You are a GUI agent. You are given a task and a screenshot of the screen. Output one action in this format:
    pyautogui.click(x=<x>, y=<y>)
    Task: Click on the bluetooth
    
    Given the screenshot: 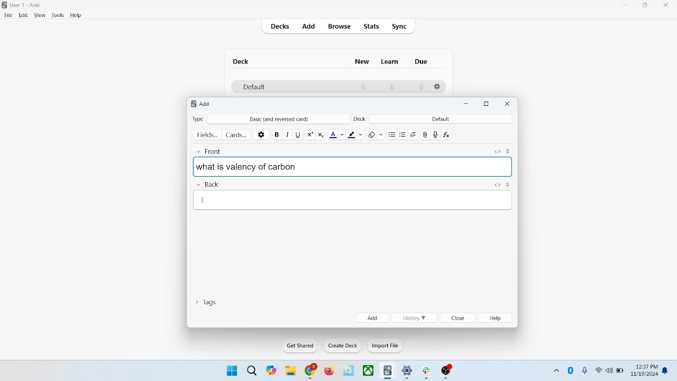 What is the action you would take?
    pyautogui.click(x=571, y=370)
    